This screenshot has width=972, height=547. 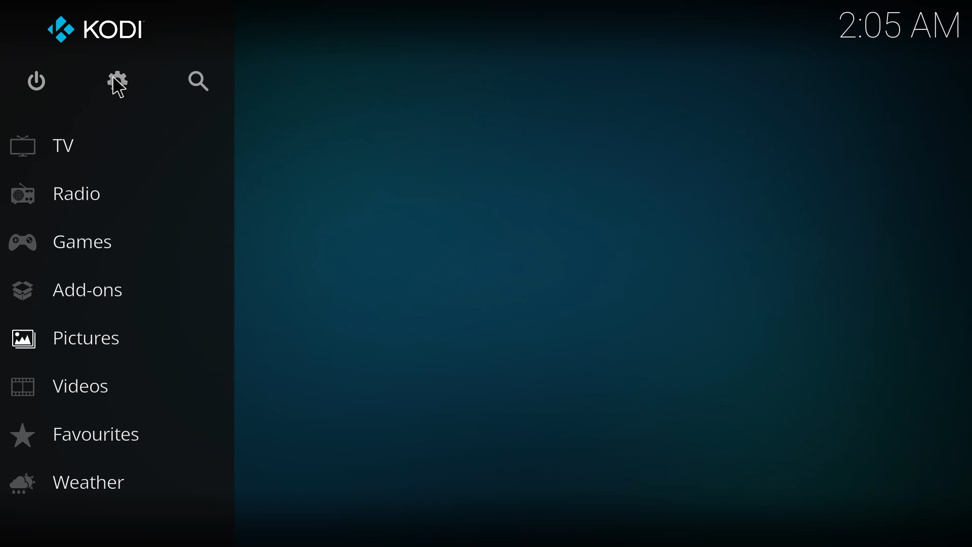 I want to click on favorites, so click(x=77, y=435).